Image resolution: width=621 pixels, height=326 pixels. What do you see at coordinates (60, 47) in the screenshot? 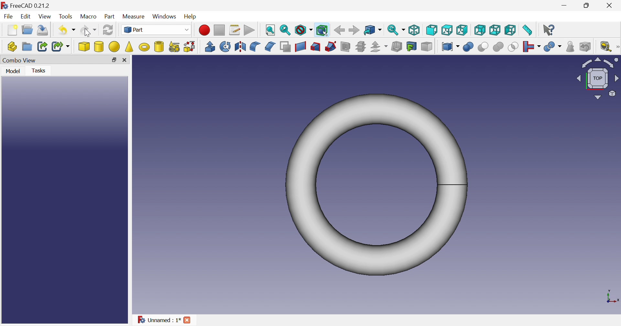
I see `Make sub-link` at bounding box center [60, 47].